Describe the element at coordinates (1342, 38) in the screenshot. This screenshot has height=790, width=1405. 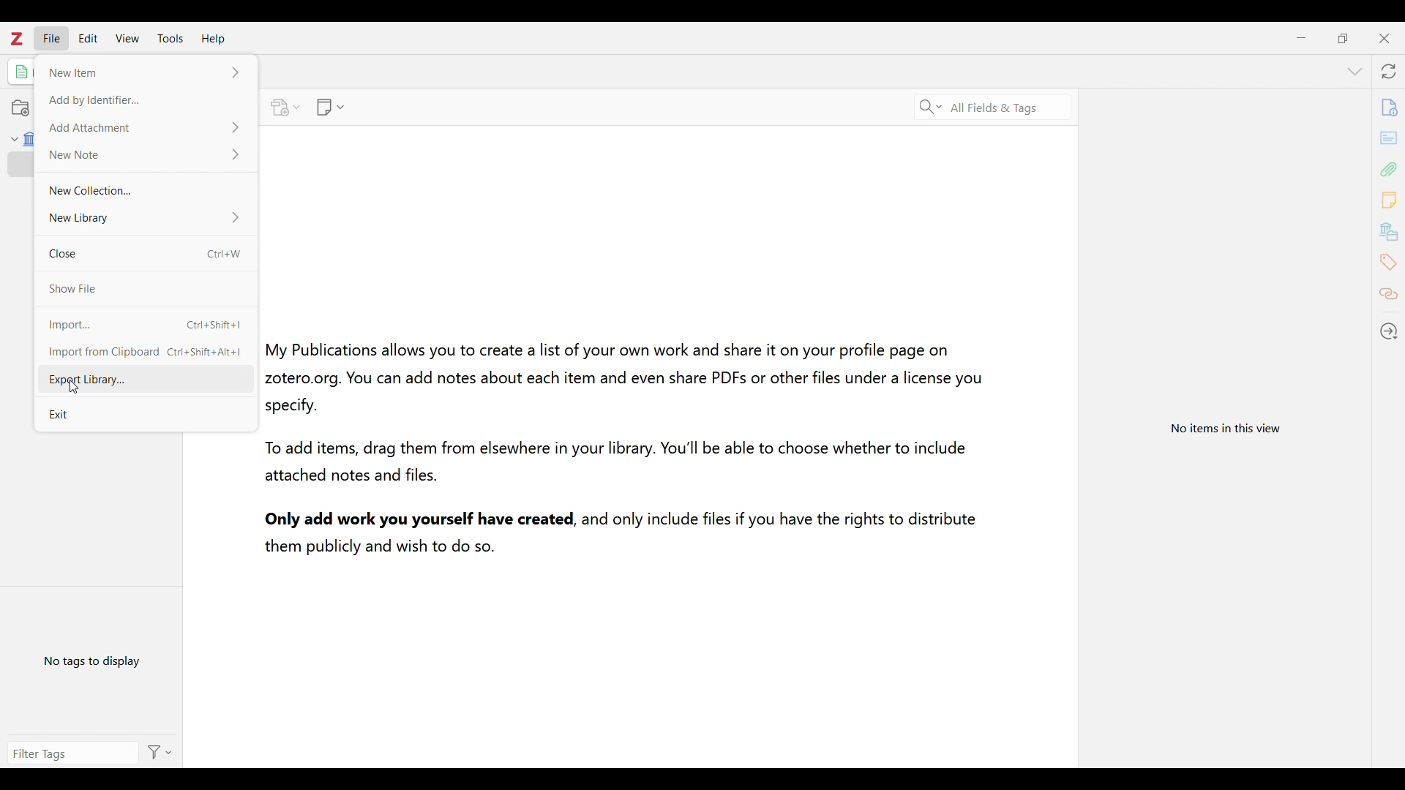
I see `Show interface in a smaller tab` at that location.